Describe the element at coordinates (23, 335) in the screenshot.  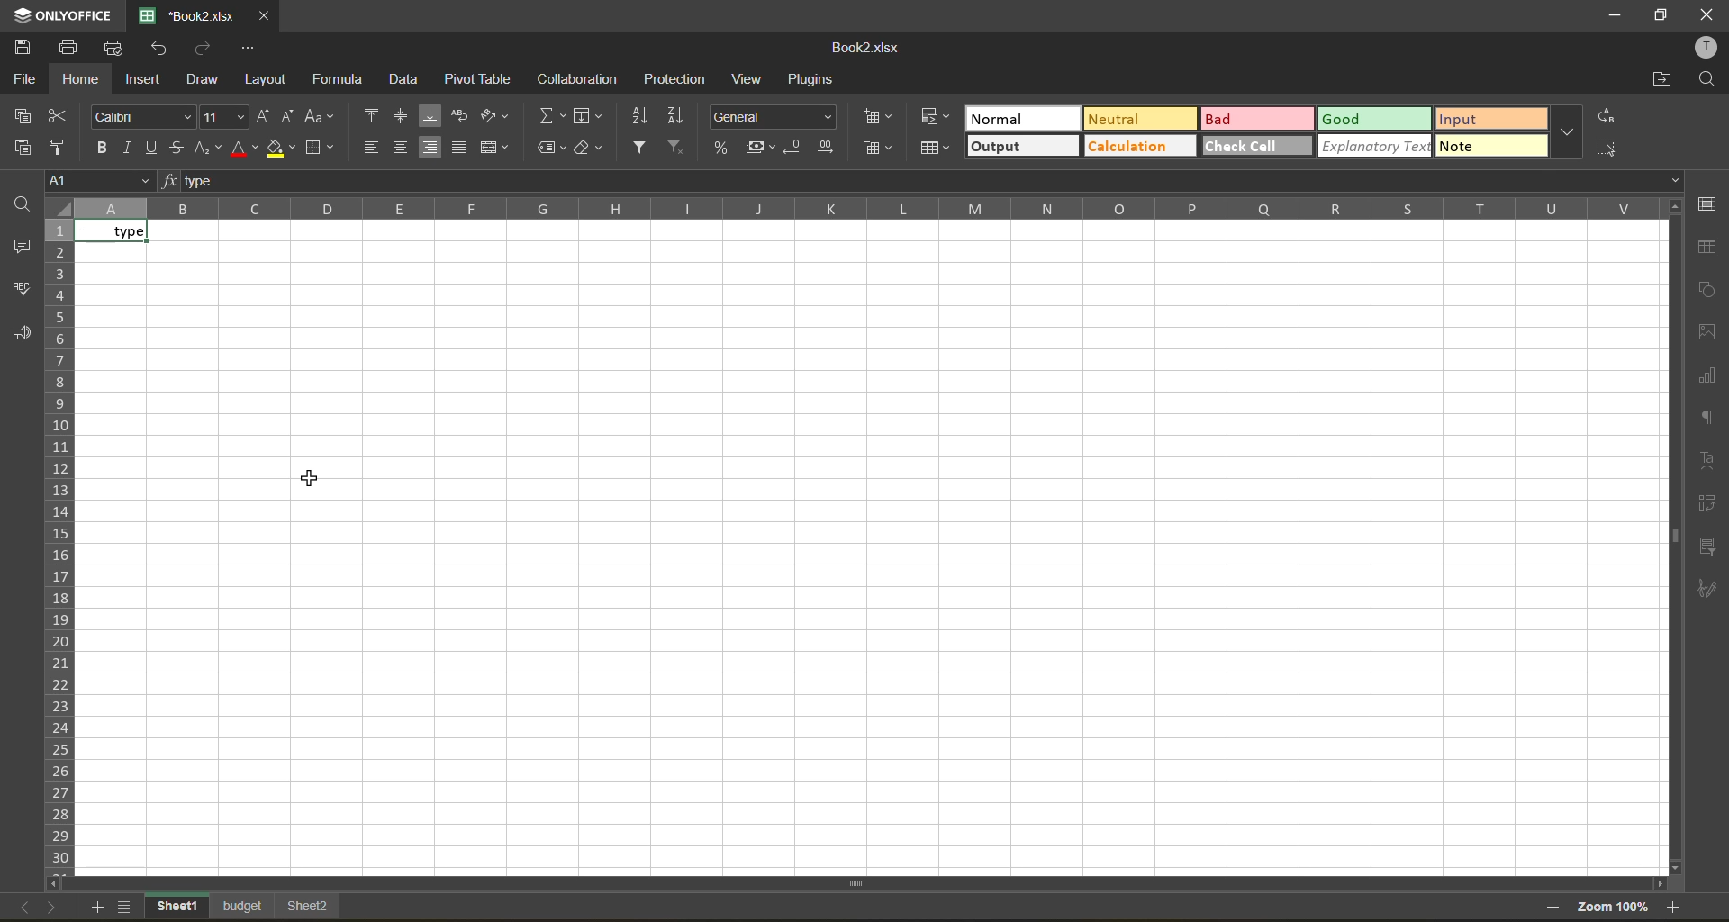
I see `feedback` at that location.